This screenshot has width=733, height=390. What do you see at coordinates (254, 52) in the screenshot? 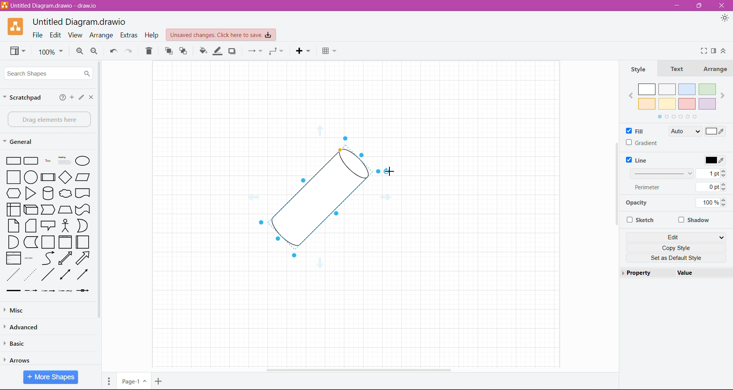
I see `Connection` at bounding box center [254, 52].